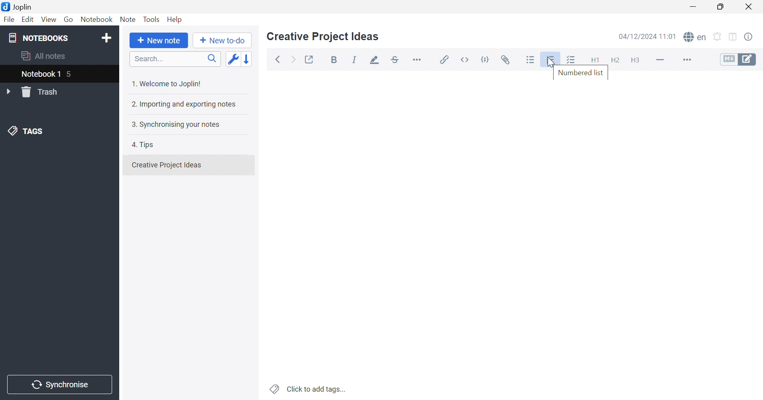 This screenshot has height=400, width=763. Describe the element at coordinates (356, 60) in the screenshot. I see `Italic` at that location.